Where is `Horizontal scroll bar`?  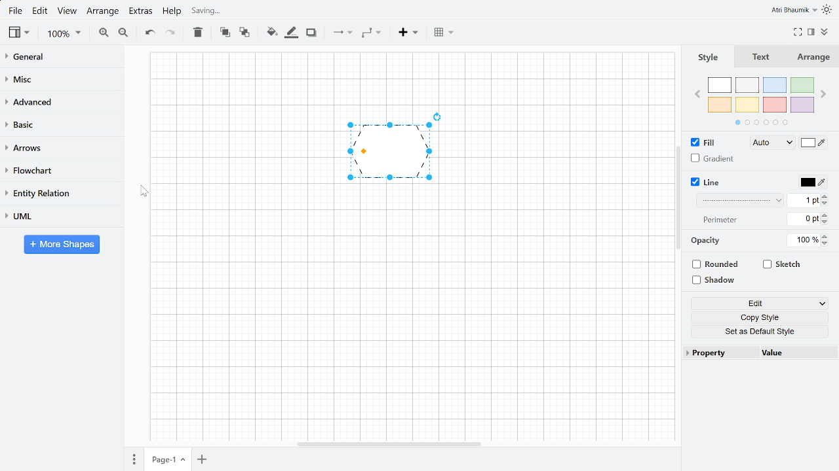 Horizontal scroll bar is located at coordinates (389, 444).